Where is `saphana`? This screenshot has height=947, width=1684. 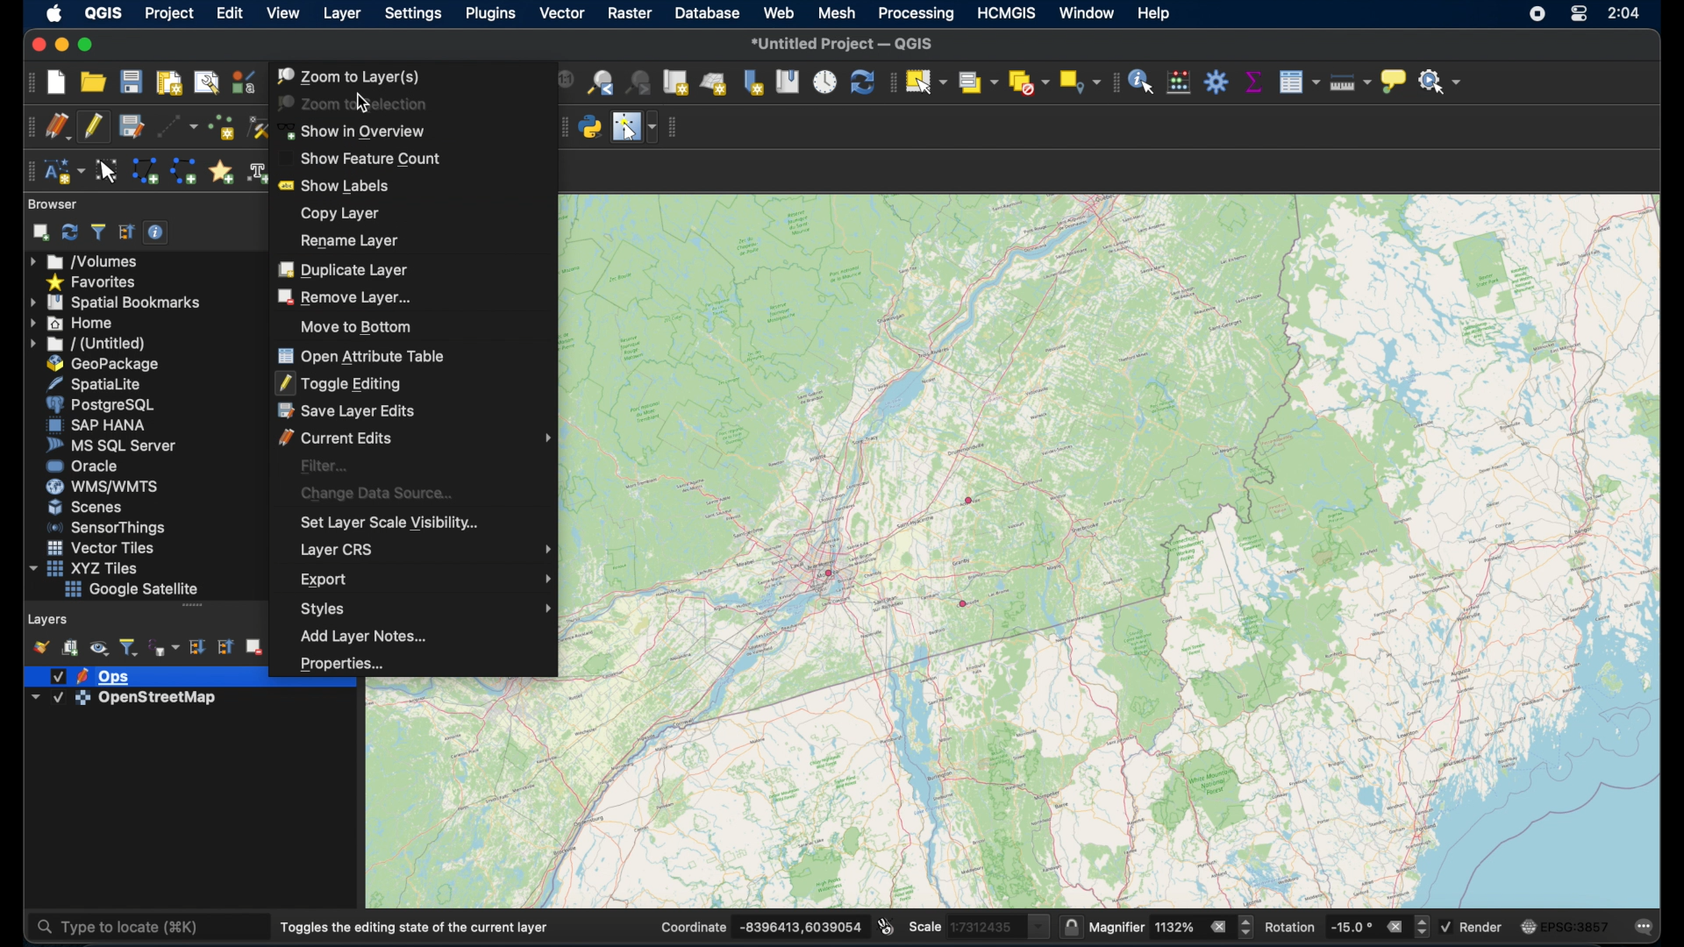 saphana is located at coordinates (93, 426).